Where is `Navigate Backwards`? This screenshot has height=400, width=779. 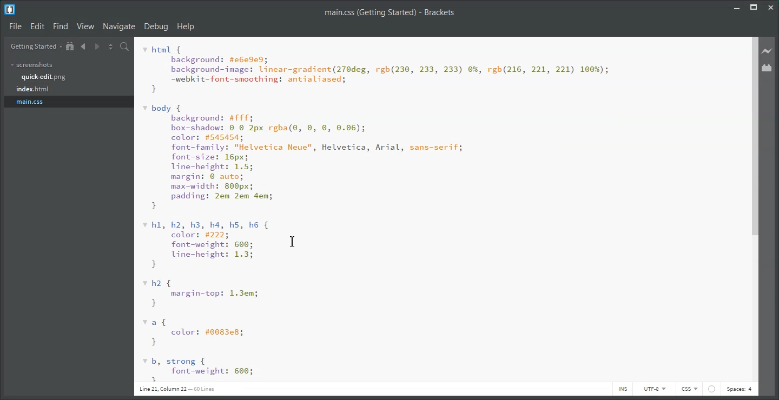 Navigate Backwards is located at coordinates (83, 46).